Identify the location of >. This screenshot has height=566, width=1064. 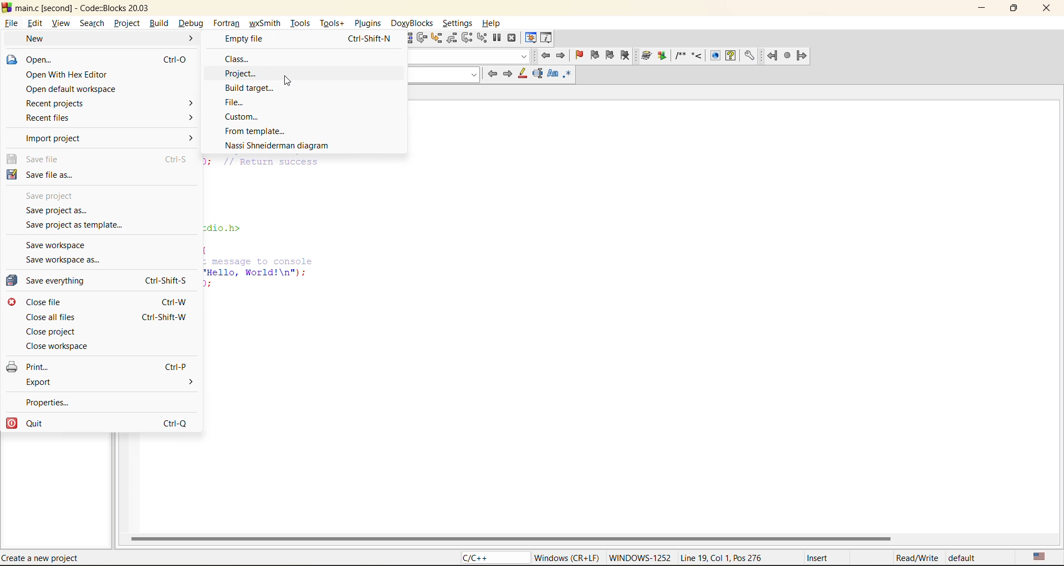
(186, 102).